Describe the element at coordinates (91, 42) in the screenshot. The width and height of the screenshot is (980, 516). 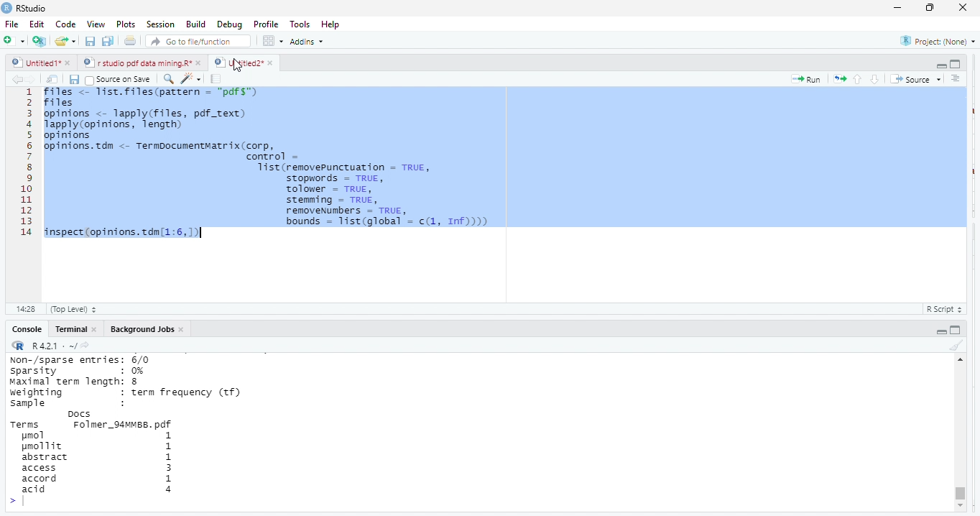
I see `save current document` at that location.